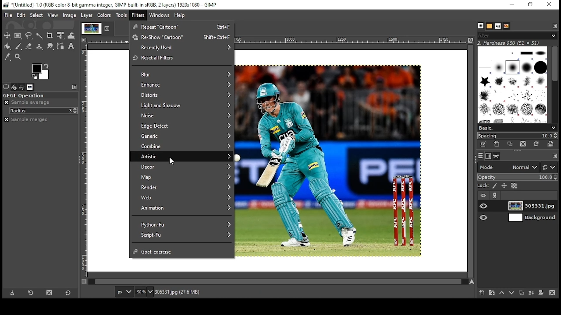  Describe the element at coordinates (145, 292) in the screenshot. I see `zoom level` at that location.